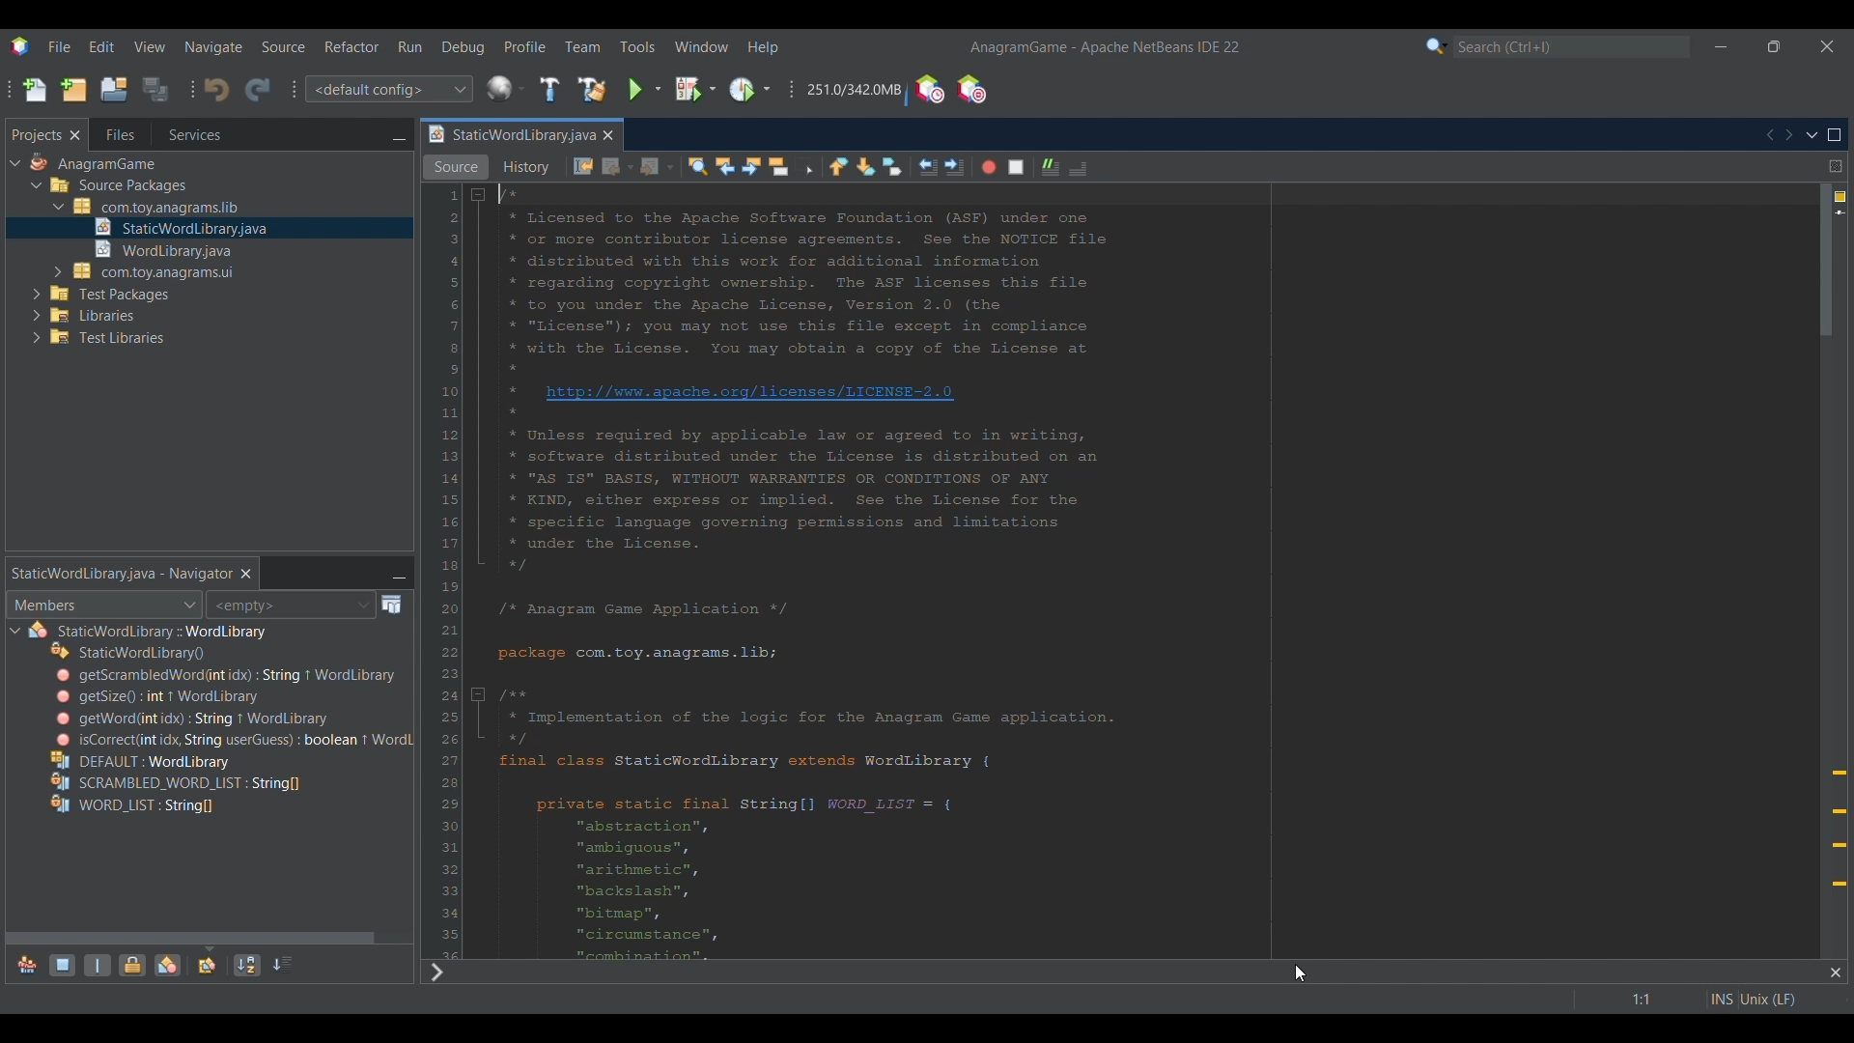 Image resolution: width=1854 pixels, height=1043 pixels. I want to click on , so click(112, 292).